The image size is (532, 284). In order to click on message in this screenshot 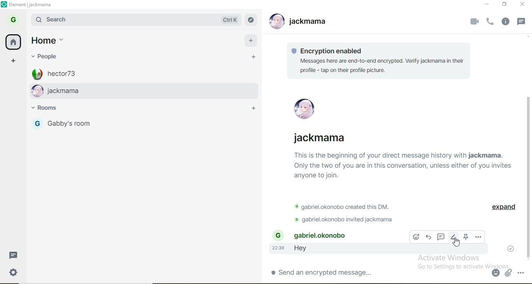, I will do `click(13, 256)`.